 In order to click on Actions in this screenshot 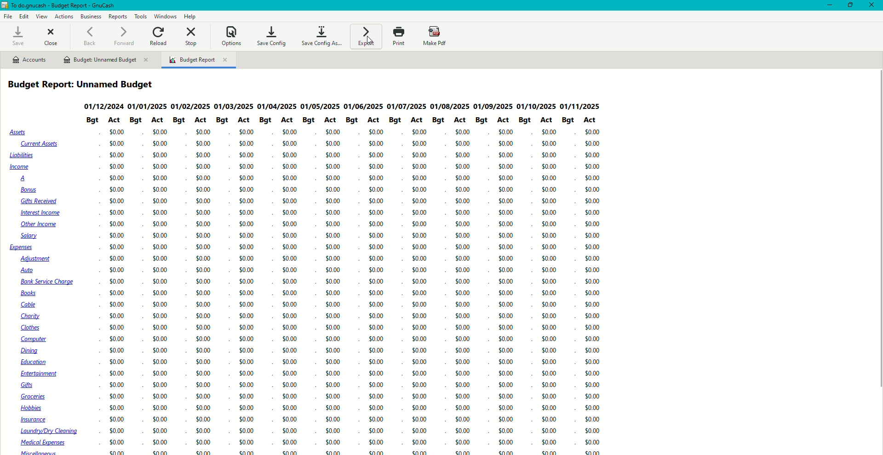, I will do `click(63, 16)`.